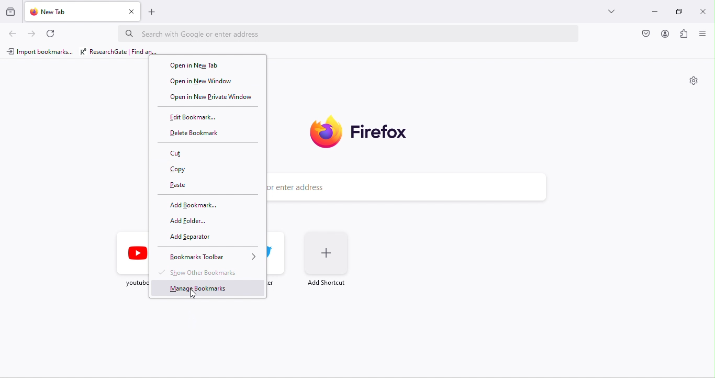 This screenshot has width=715, height=378. What do you see at coordinates (211, 258) in the screenshot?
I see `bookmarks toolbar` at bounding box center [211, 258].